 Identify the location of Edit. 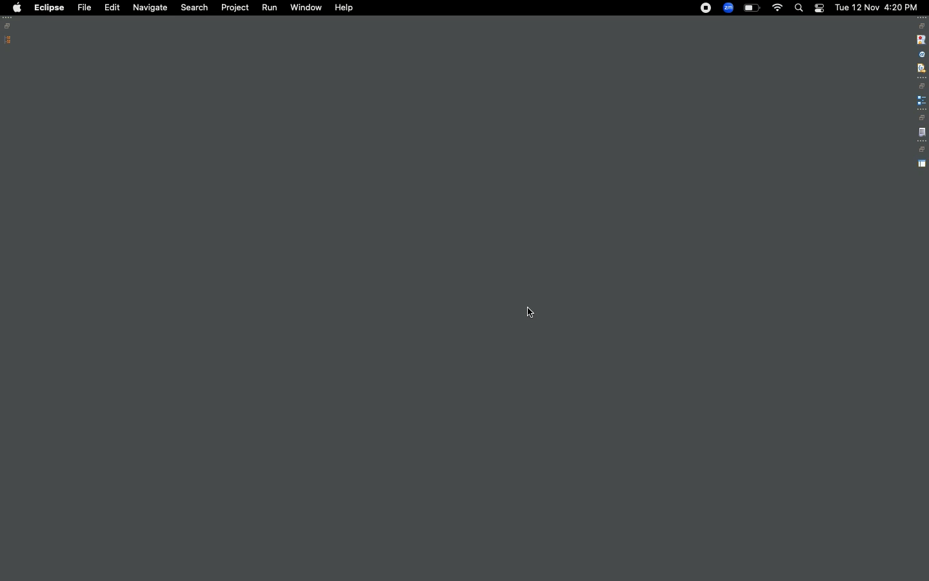
(110, 6).